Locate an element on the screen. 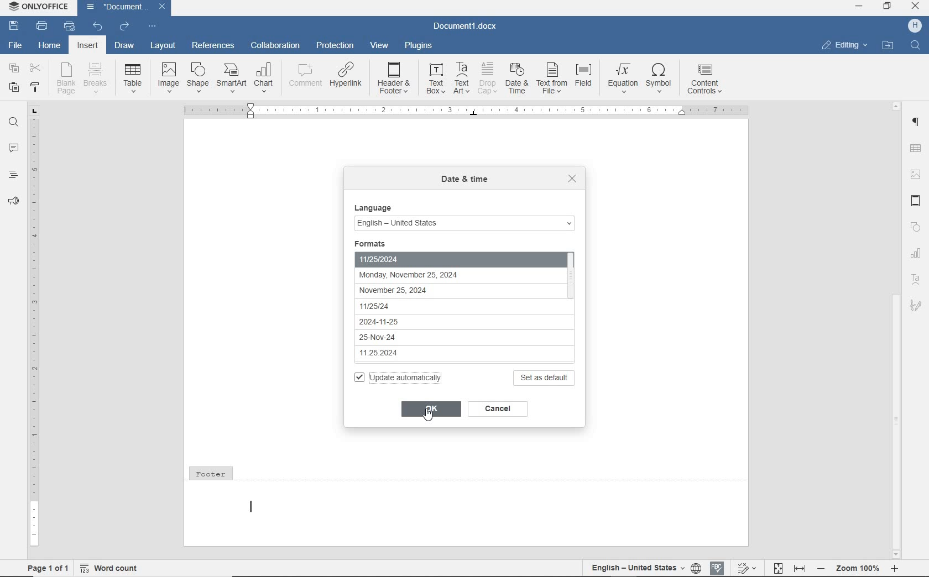  OK is located at coordinates (429, 408).